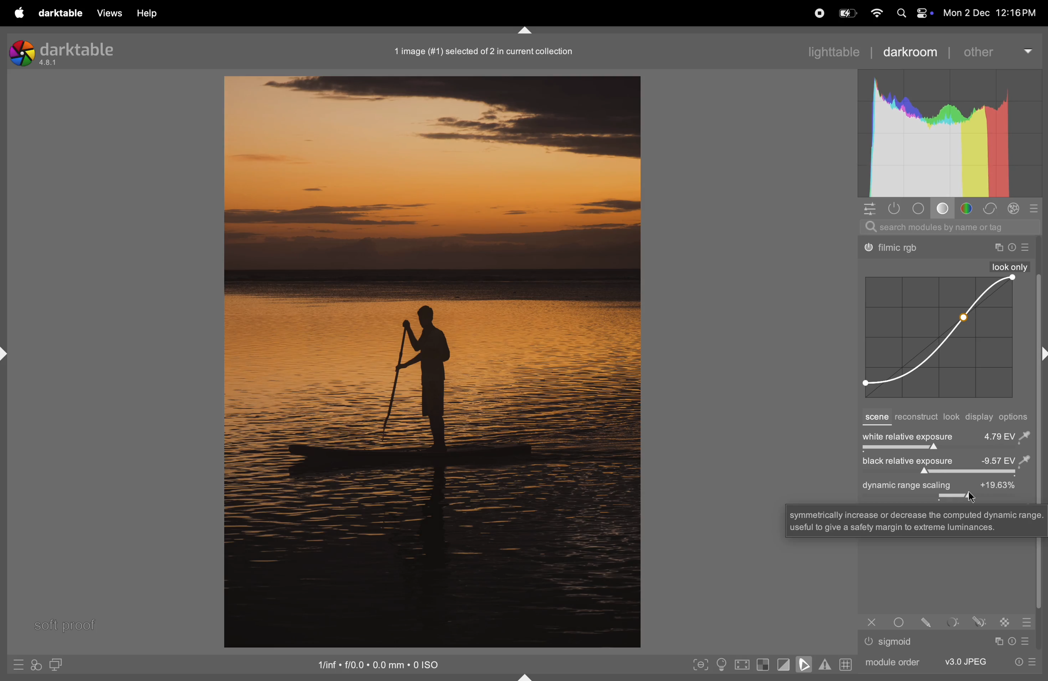 The image size is (1048, 681). Describe the element at coordinates (894, 249) in the screenshot. I see `` at that location.